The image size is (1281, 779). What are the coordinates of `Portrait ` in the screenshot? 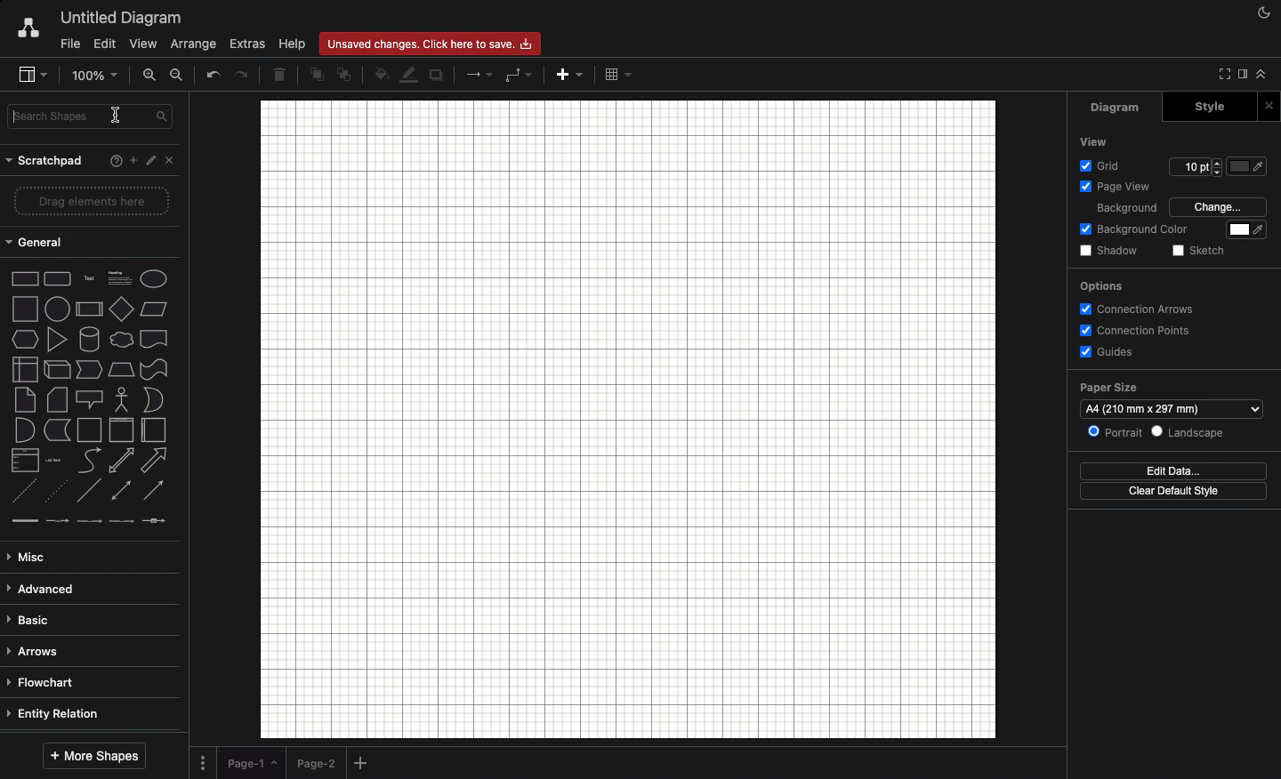 It's located at (1115, 432).